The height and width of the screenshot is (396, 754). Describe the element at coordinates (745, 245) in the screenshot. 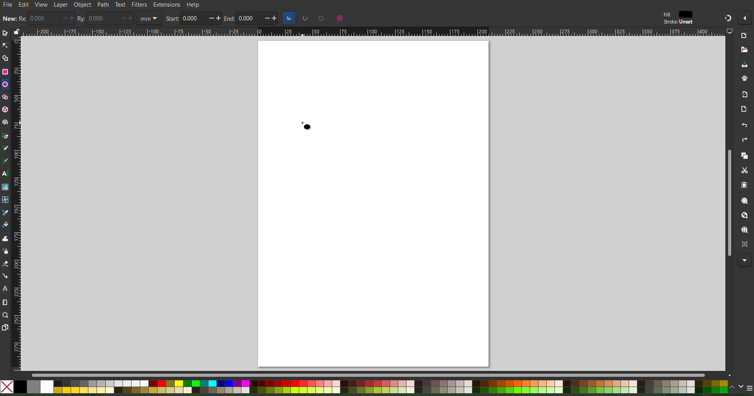

I see `Zoom Page Center` at that location.